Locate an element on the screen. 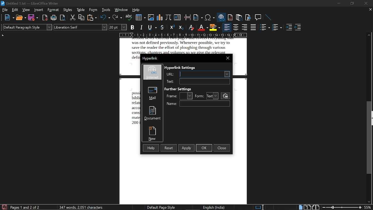 This screenshot has height=210, width=373. vertical scrollbar is located at coordinates (369, 138).